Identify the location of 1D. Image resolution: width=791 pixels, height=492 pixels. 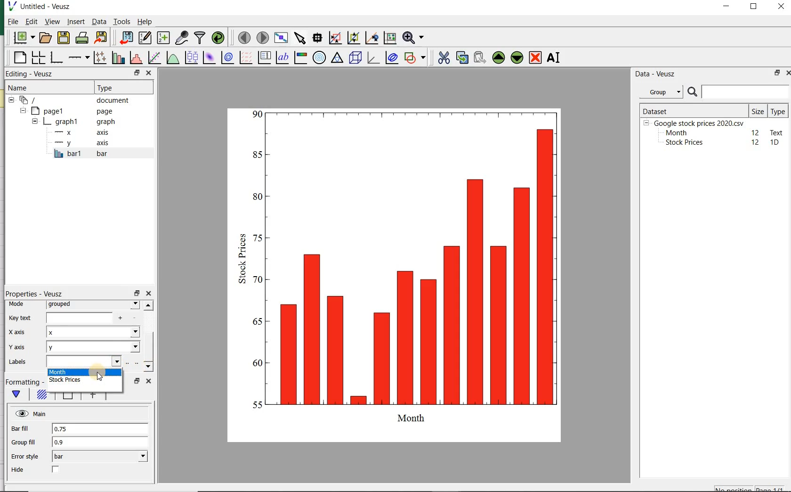
(775, 143).